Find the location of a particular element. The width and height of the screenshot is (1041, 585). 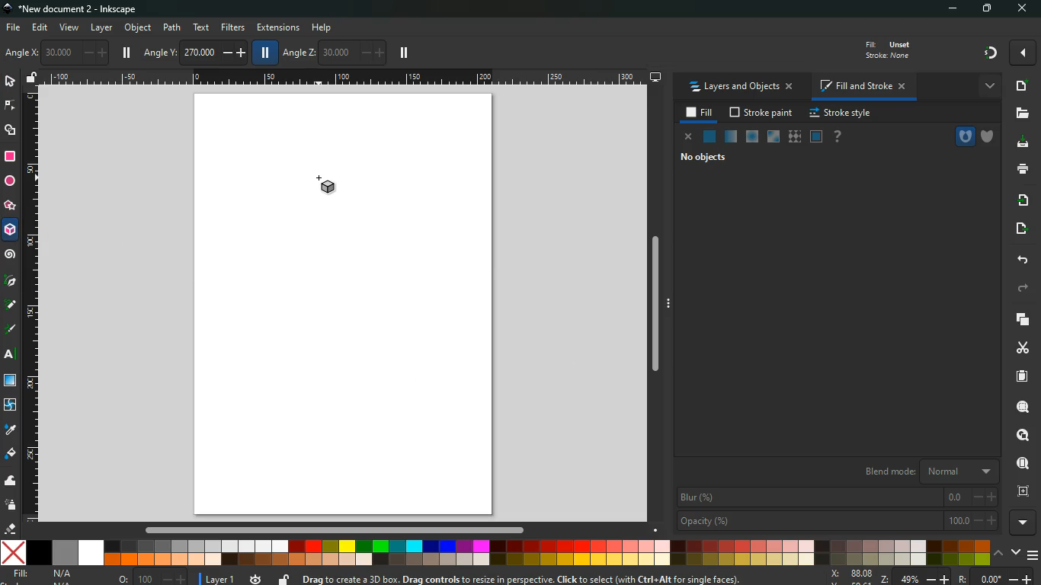

layer 1 is located at coordinates (221, 577).